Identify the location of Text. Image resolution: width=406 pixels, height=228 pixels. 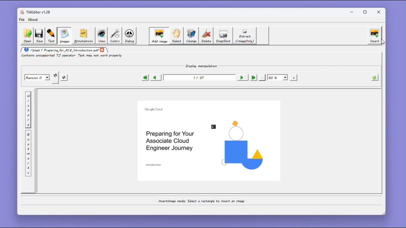
(51, 36).